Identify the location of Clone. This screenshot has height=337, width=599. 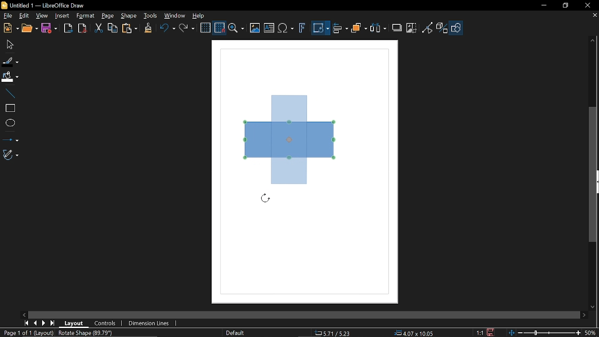
(148, 29).